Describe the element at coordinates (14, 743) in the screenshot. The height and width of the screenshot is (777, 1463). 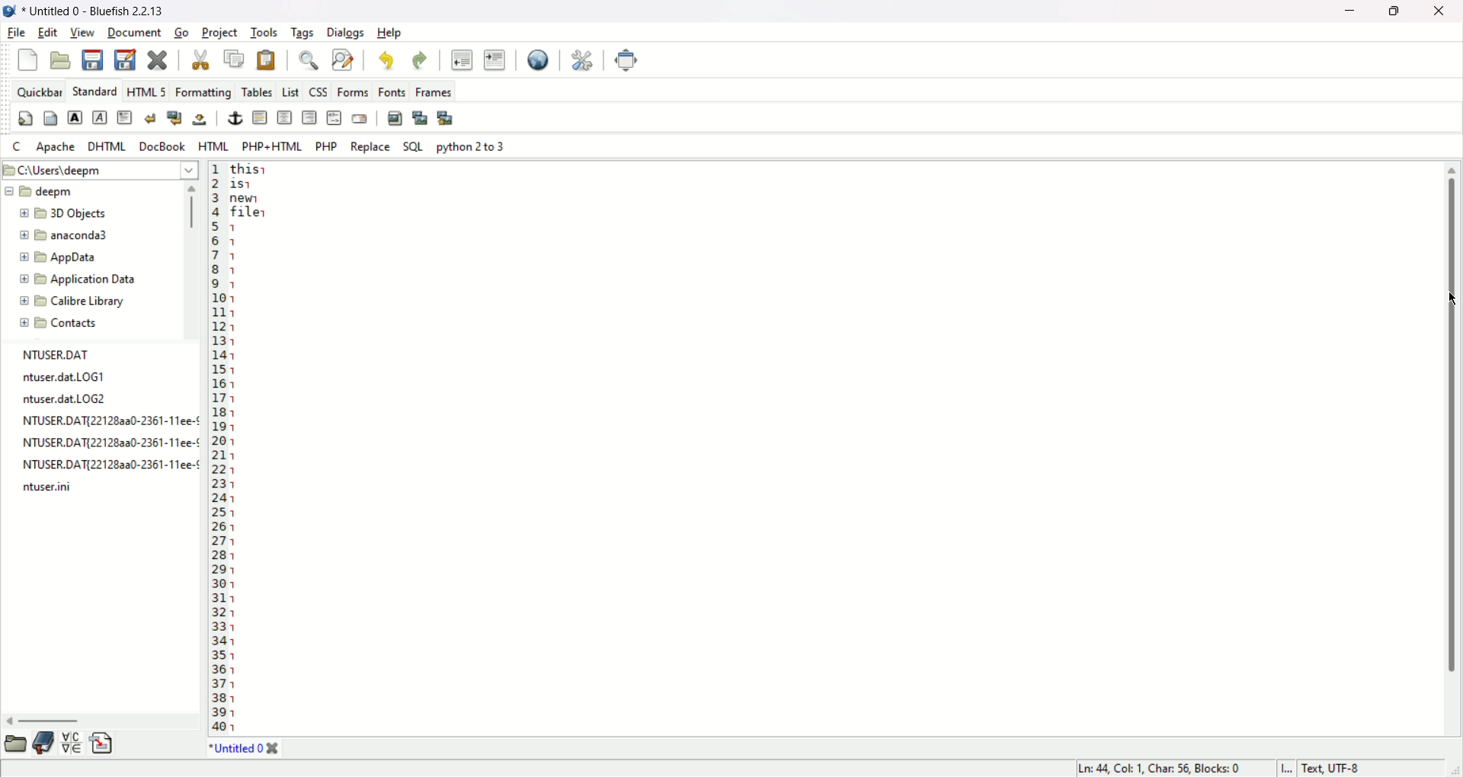
I see `file explorer` at that location.